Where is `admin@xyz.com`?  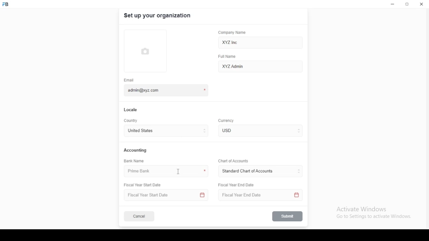 admin@xyz.com is located at coordinates (166, 89).